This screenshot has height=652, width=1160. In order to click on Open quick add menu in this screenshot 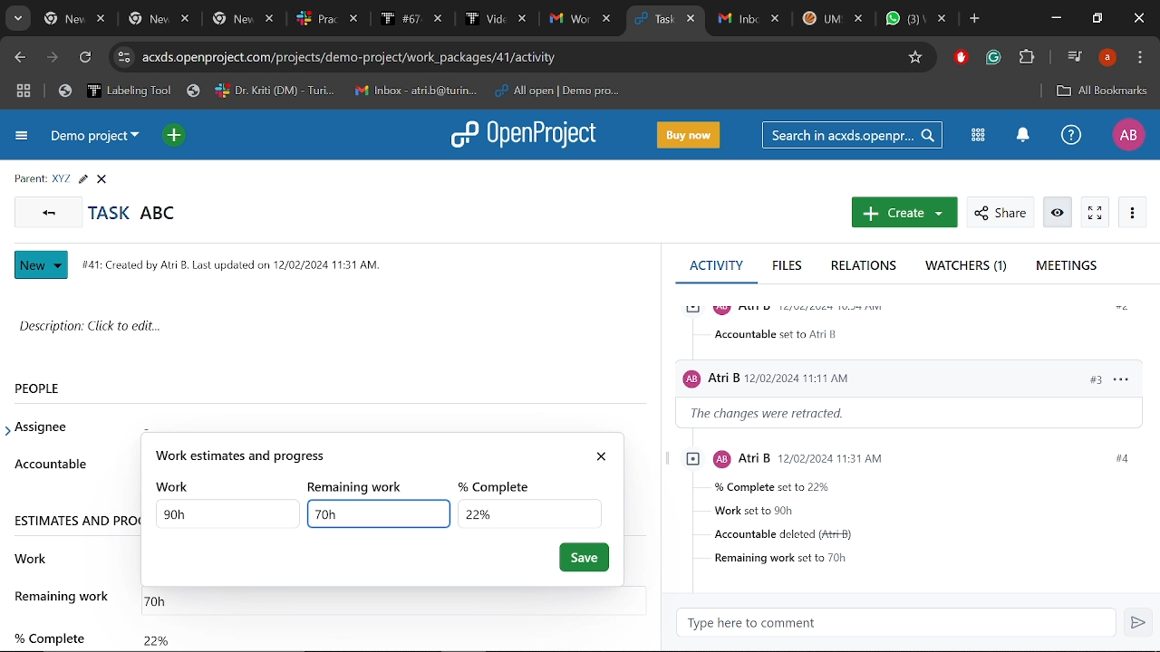, I will do `click(173, 135)`.